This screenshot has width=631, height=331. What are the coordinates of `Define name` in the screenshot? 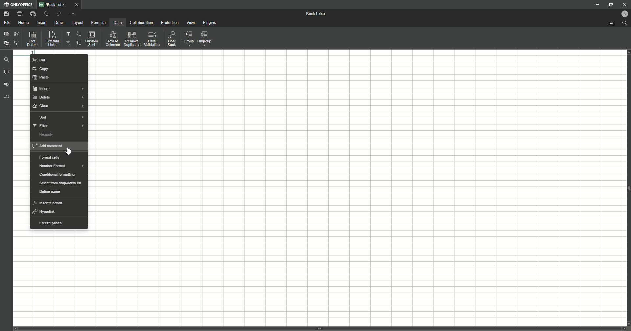 It's located at (48, 192).